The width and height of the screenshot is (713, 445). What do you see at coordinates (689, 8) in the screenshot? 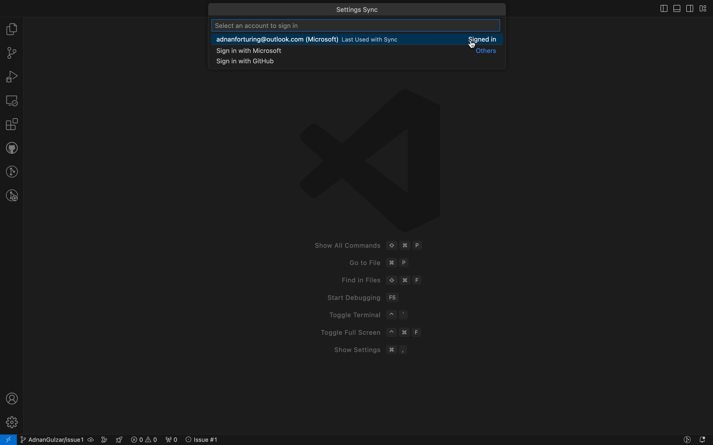
I see `toggle secondary bar` at bounding box center [689, 8].